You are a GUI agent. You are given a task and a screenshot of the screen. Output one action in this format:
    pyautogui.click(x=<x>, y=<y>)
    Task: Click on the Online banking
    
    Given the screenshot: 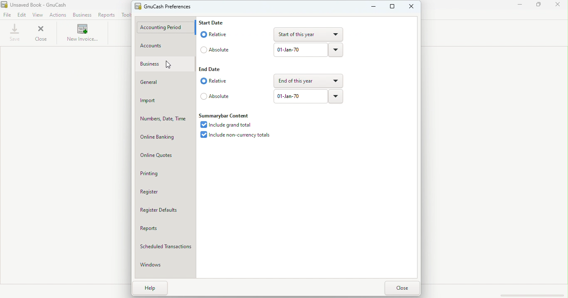 What is the action you would take?
    pyautogui.click(x=164, y=136)
    